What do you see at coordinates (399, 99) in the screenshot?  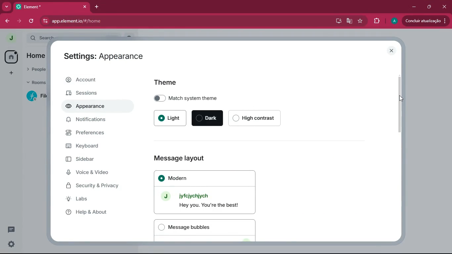 I see `Cursor` at bounding box center [399, 99].